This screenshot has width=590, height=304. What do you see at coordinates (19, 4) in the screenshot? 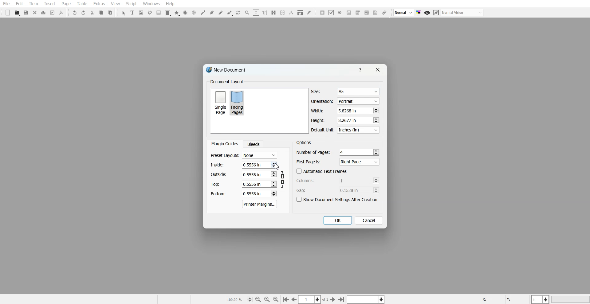
I see `Edit` at bounding box center [19, 4].